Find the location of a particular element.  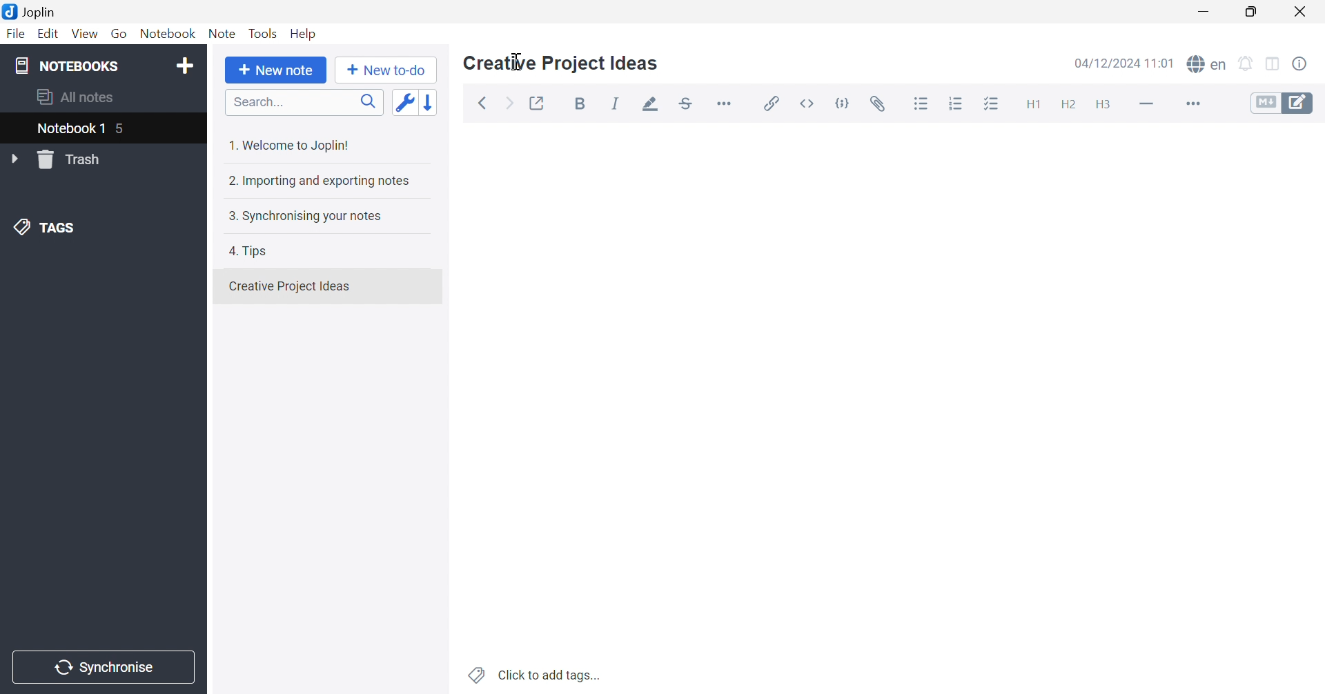

Toggle editors layout is located at coordinates (1273, 62).